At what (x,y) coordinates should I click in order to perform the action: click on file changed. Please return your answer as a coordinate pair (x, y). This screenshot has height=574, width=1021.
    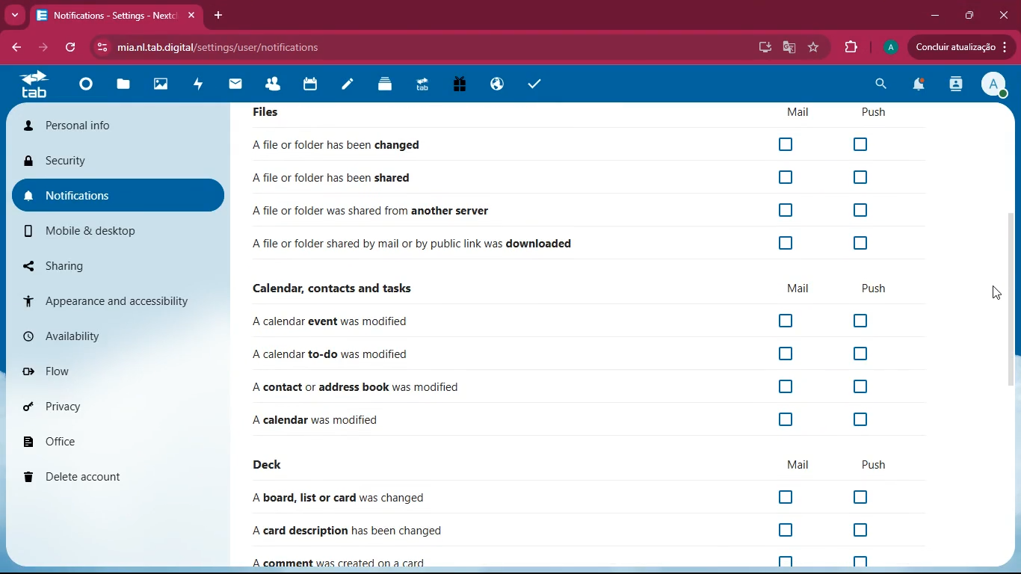
    Looking at the image, I should click on (339, 419).